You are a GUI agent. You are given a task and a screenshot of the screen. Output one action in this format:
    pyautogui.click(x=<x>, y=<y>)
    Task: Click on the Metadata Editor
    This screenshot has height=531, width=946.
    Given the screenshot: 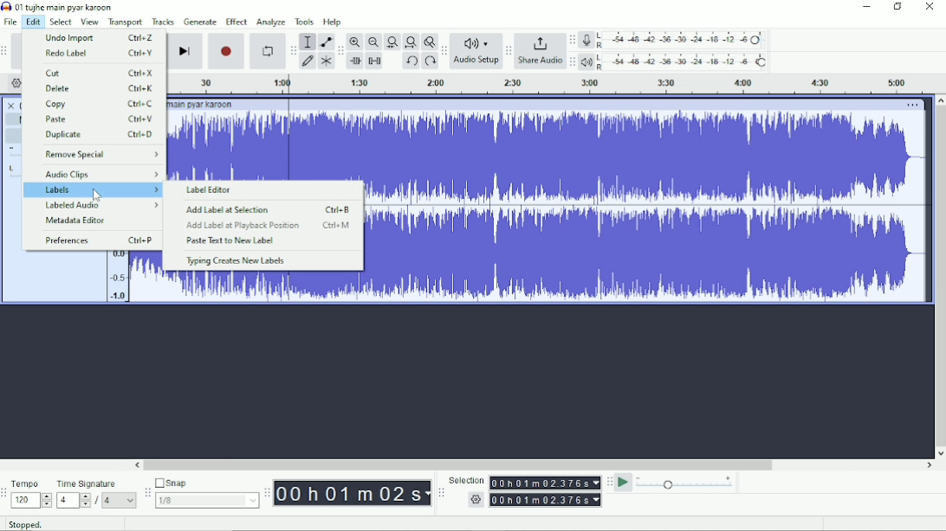 What is the action you would take?
    pyautogui.click(x=78, y=221)
    